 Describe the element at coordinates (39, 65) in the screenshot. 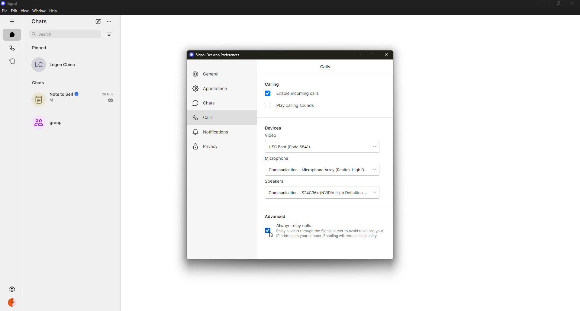

I see `LC` at that location.